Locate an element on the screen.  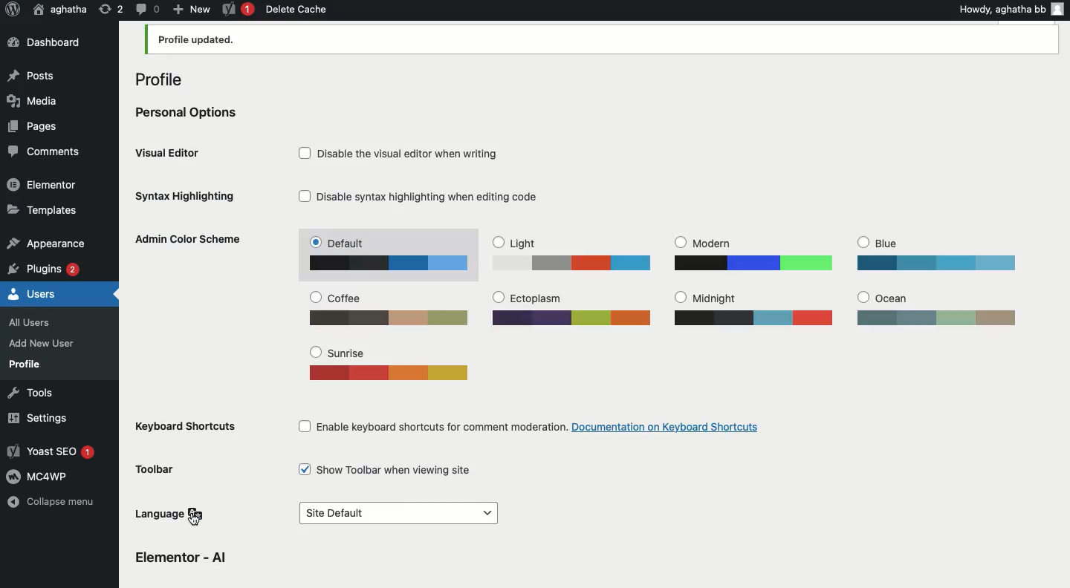
Revision is located at coordinates (111, 8).